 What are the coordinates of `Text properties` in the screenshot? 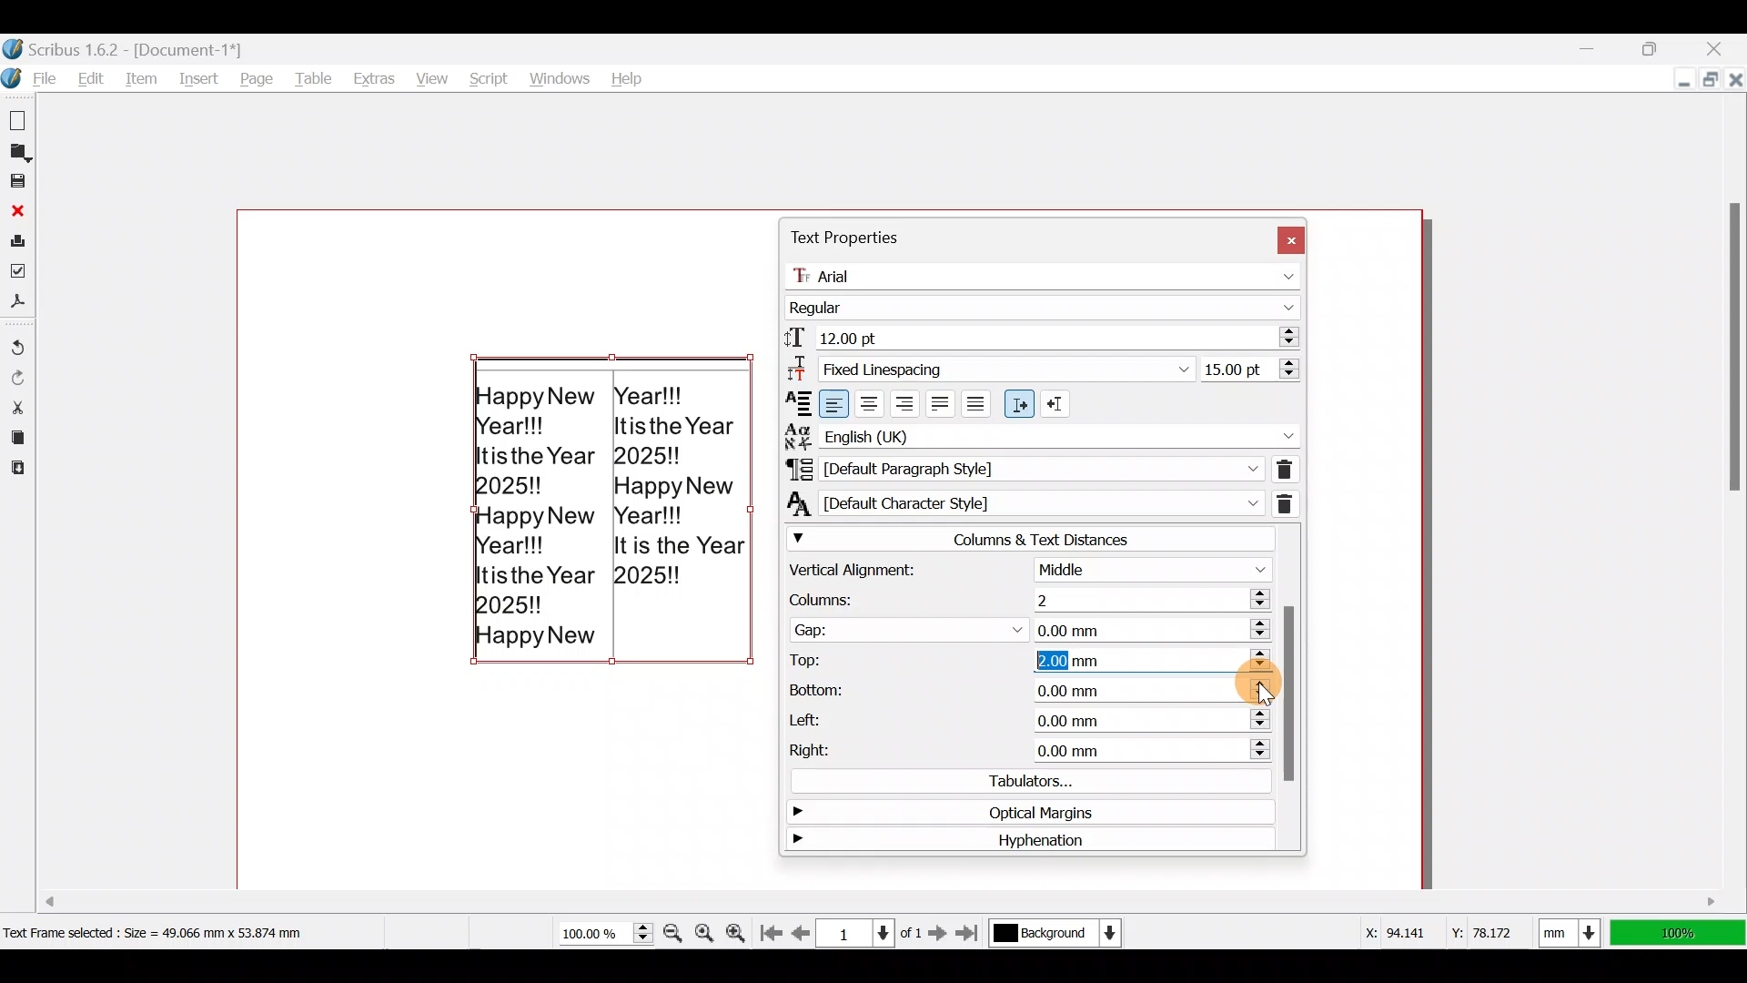 It's located at (844, 238).